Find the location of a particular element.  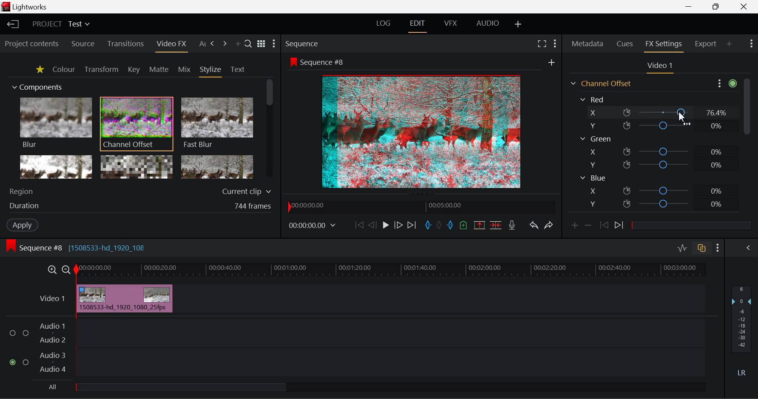

To Start is located at coordinates (359, 224).